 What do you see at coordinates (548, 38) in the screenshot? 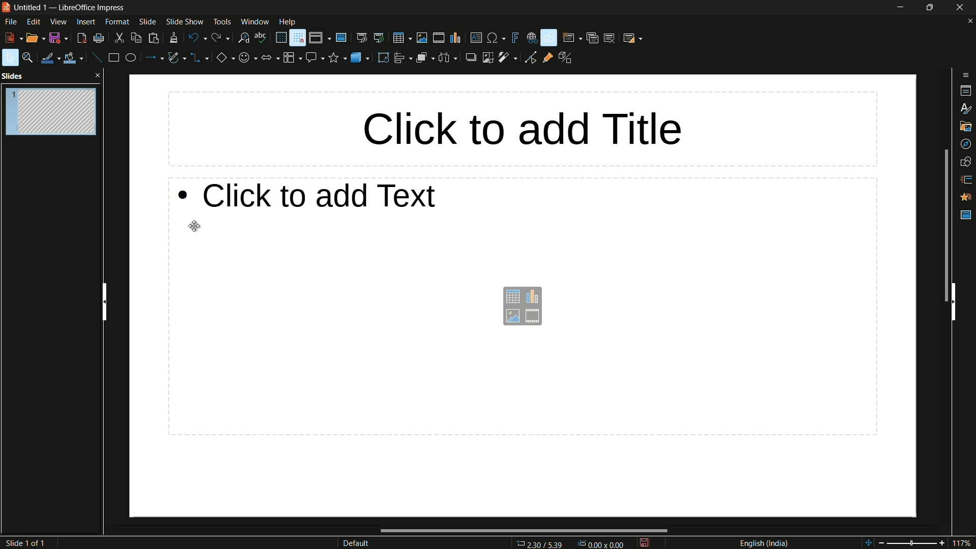
I see `show draw functions` at bounding box center [548, 38].